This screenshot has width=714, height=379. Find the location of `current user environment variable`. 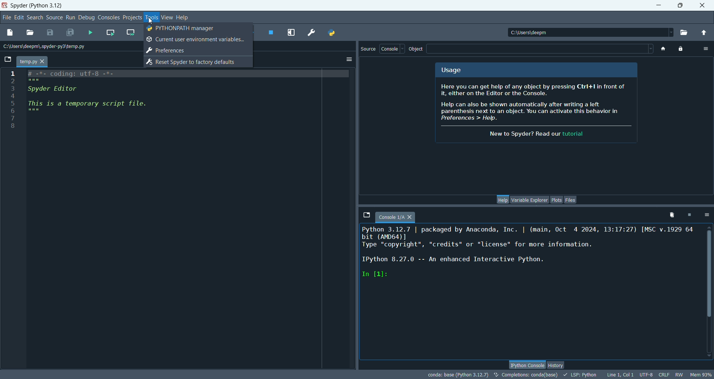

current user environment variable is located at coordinates (196, 39).